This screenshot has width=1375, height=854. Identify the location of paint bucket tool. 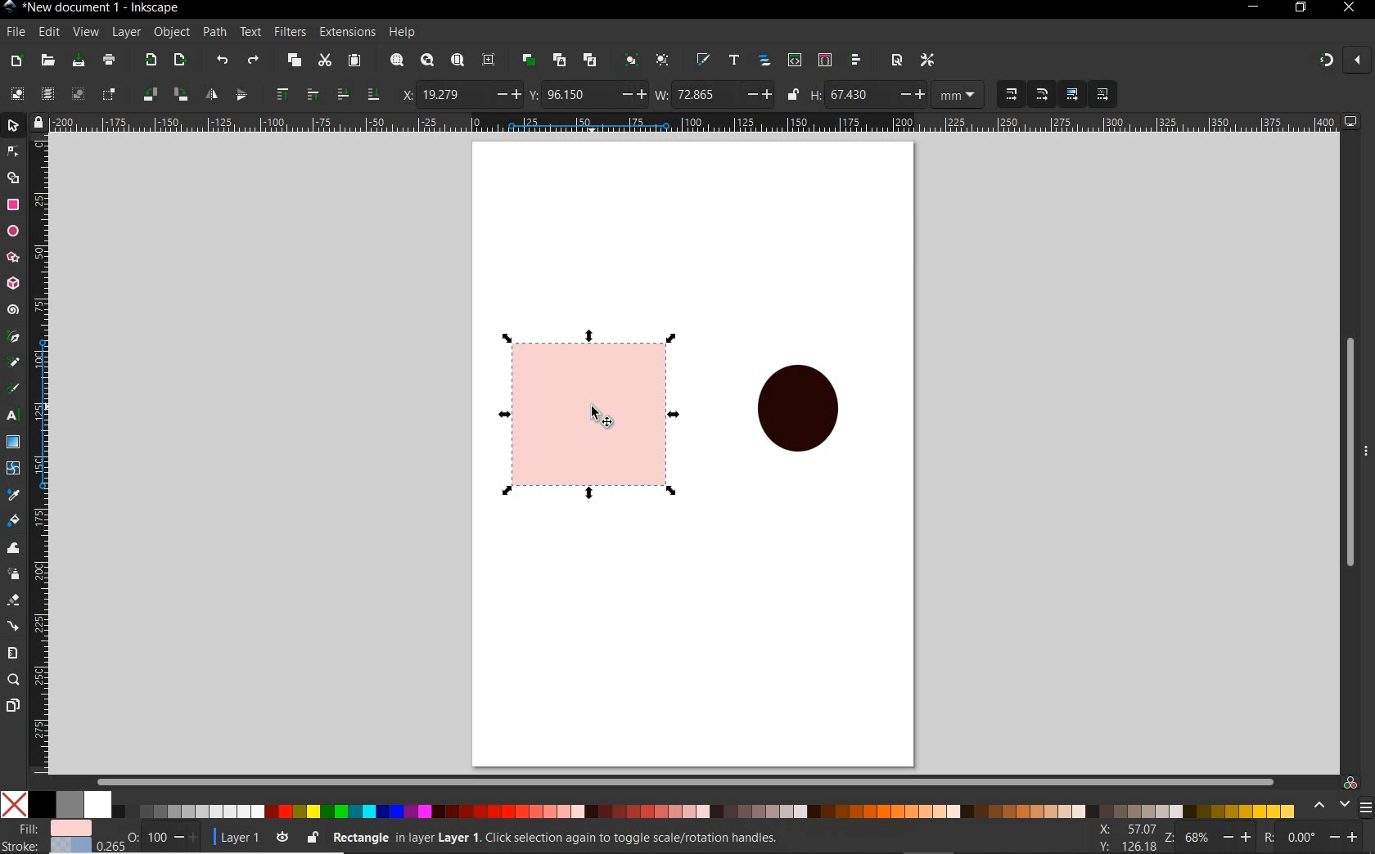
(13, 519).